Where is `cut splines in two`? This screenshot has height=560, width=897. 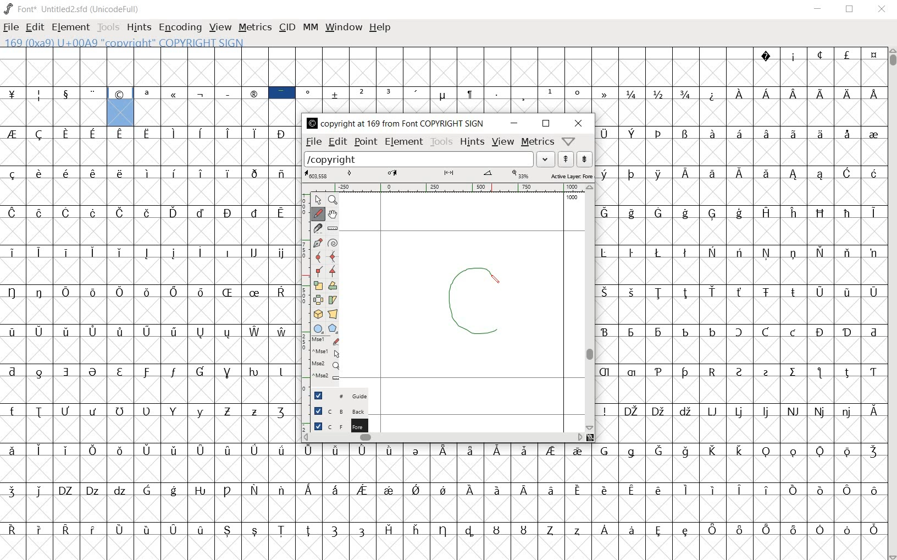
cut splines in two is located at coordinates (317, 228).